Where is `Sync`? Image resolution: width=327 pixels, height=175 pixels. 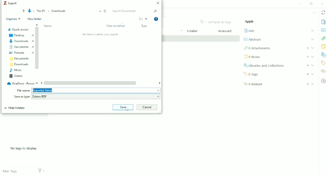 Sync is located at coordinates (323, 13).